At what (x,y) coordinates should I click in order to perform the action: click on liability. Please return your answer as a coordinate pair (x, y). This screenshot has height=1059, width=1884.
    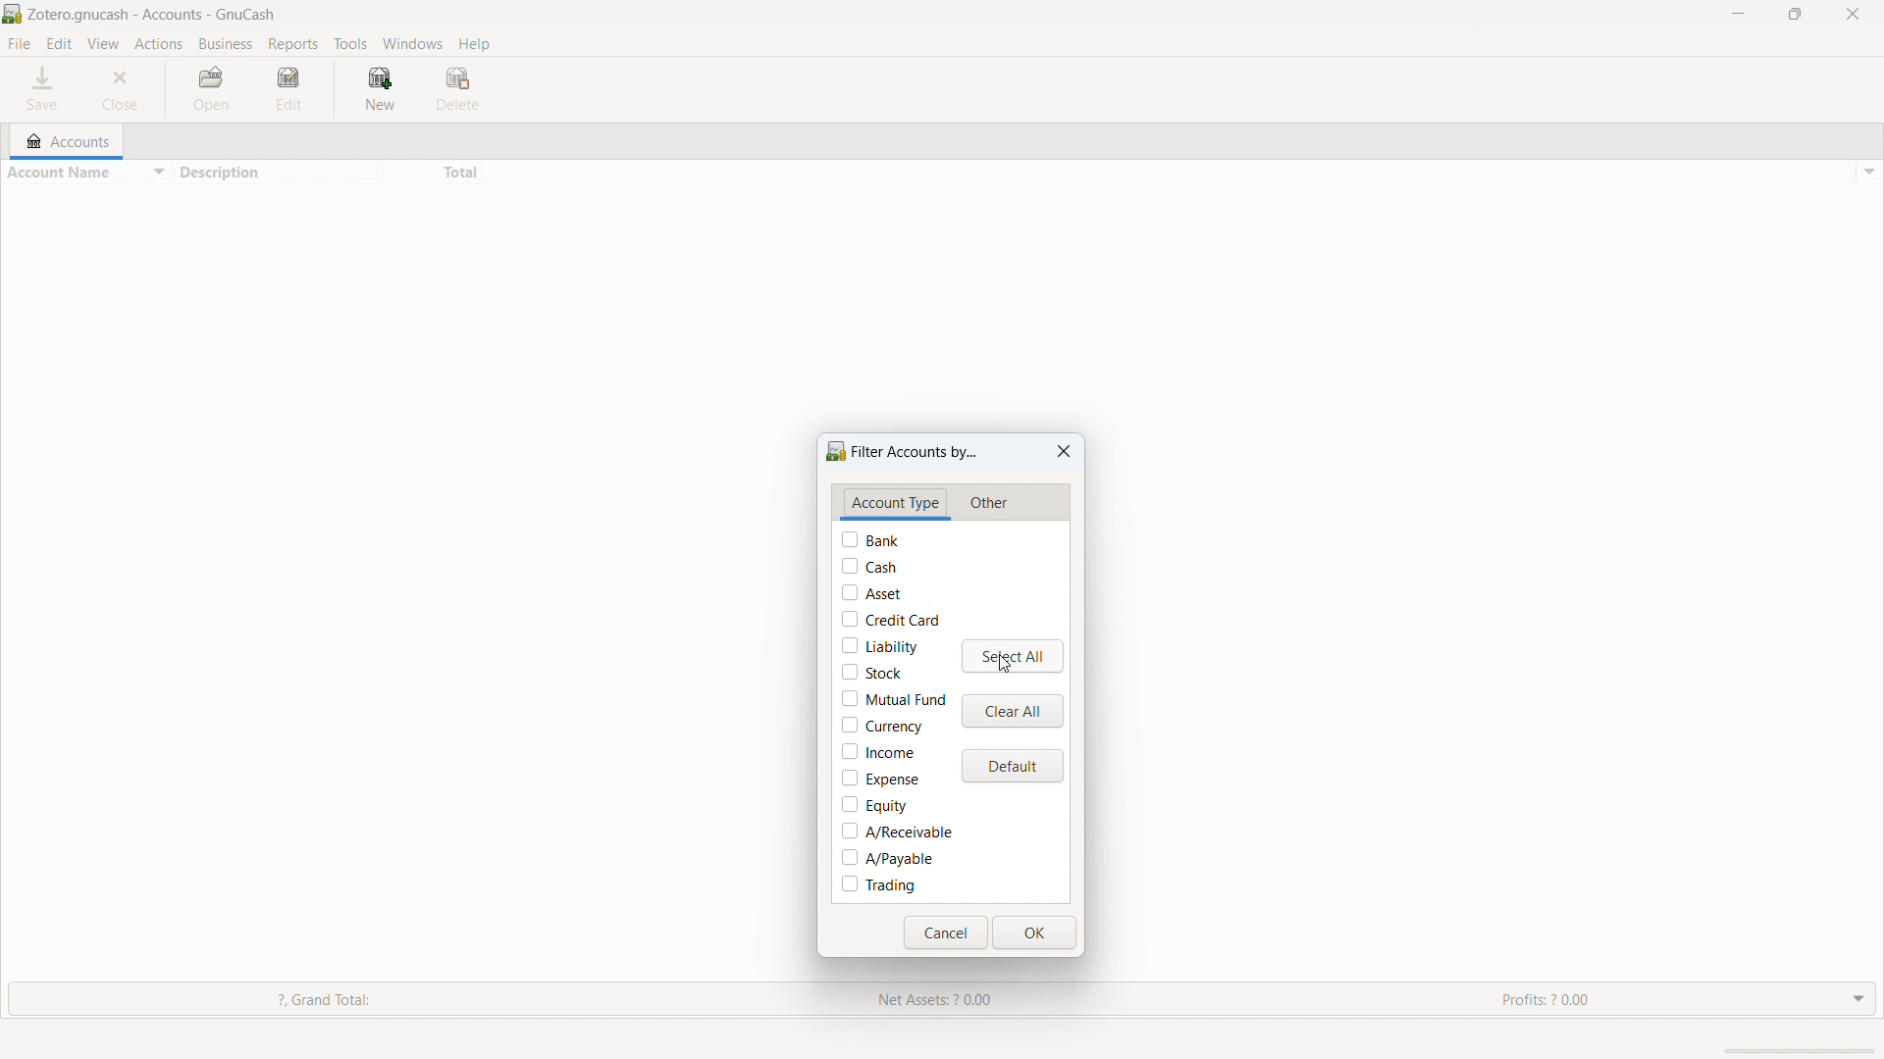
    Looking at the image, I should click on (880, 644).